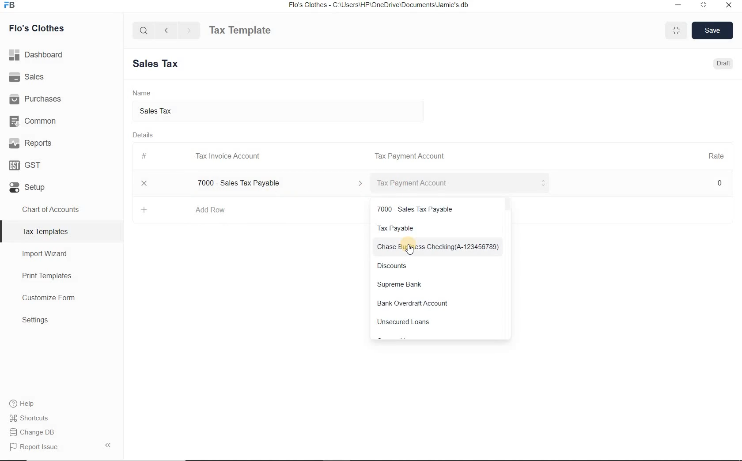 The height and width of the screenshot is (461, 742). What do you see at coordinates (713, 30) in the screenshot?
I see `Save` at bounding box center [713, 30].